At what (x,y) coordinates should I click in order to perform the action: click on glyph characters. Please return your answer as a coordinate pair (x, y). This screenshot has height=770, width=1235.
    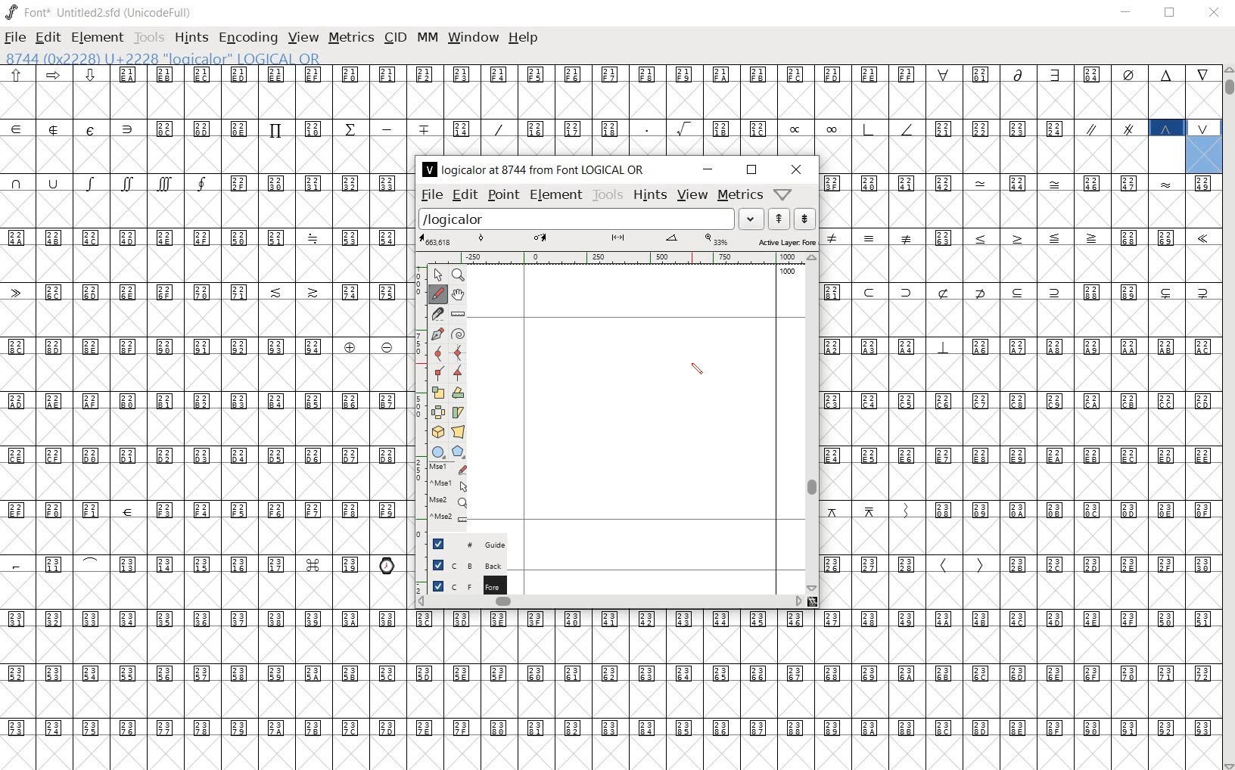
    Looking at the image, I should click on (795, 110).